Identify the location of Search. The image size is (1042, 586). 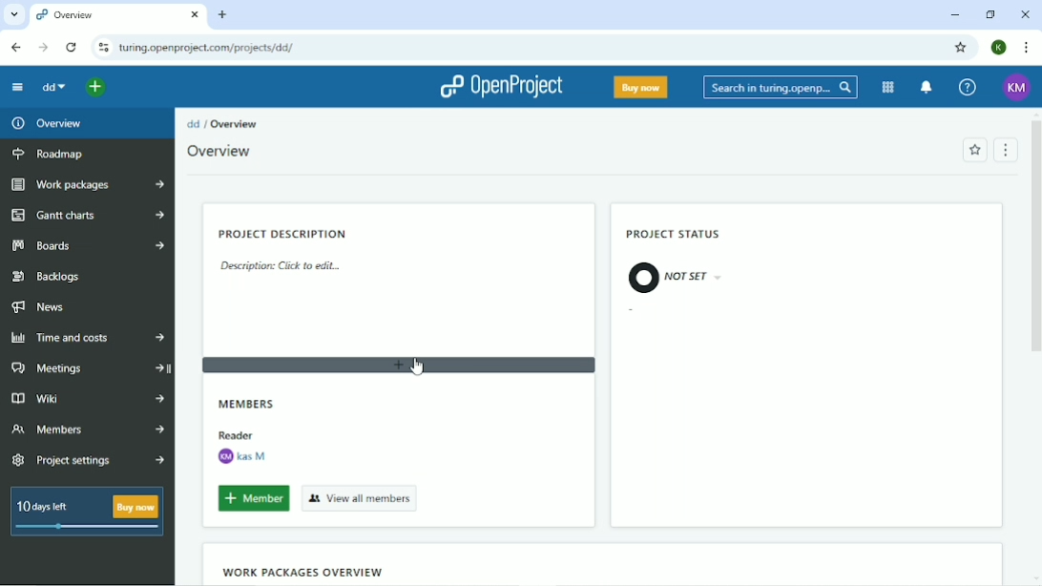
(779, 88).